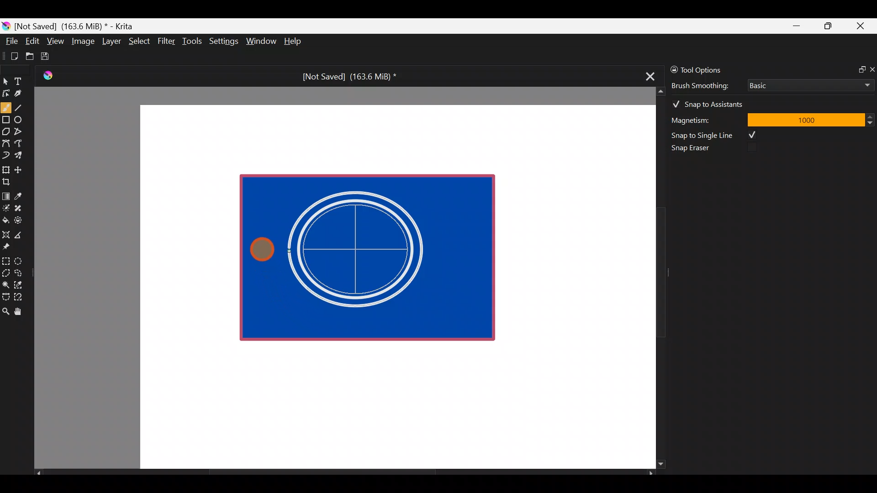 The height and width of the screenshot is (493, 877). What do you see at coordinates (21, 260) in the screenshot?
I see `Elliptical selection tool` at bounding box center [21, 260].